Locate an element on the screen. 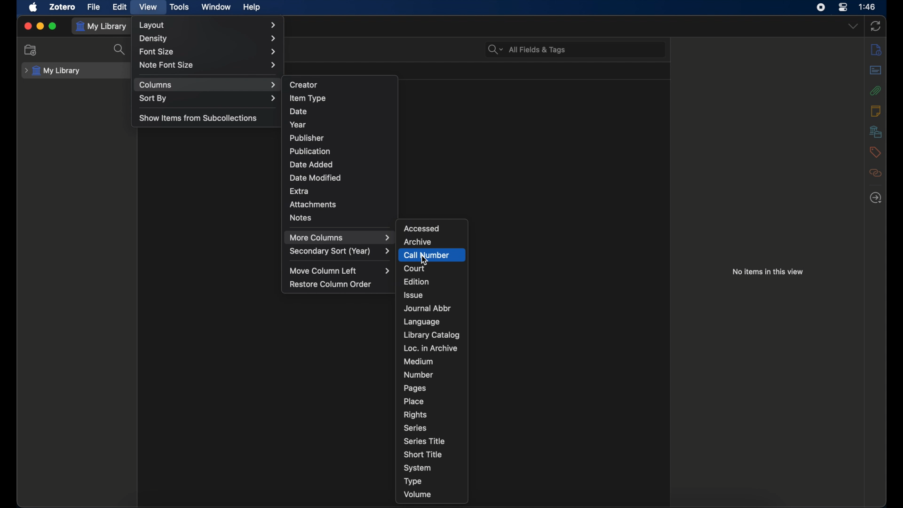 This screenshot has width=903, height=508. extra is located at coordinates (300, 190).